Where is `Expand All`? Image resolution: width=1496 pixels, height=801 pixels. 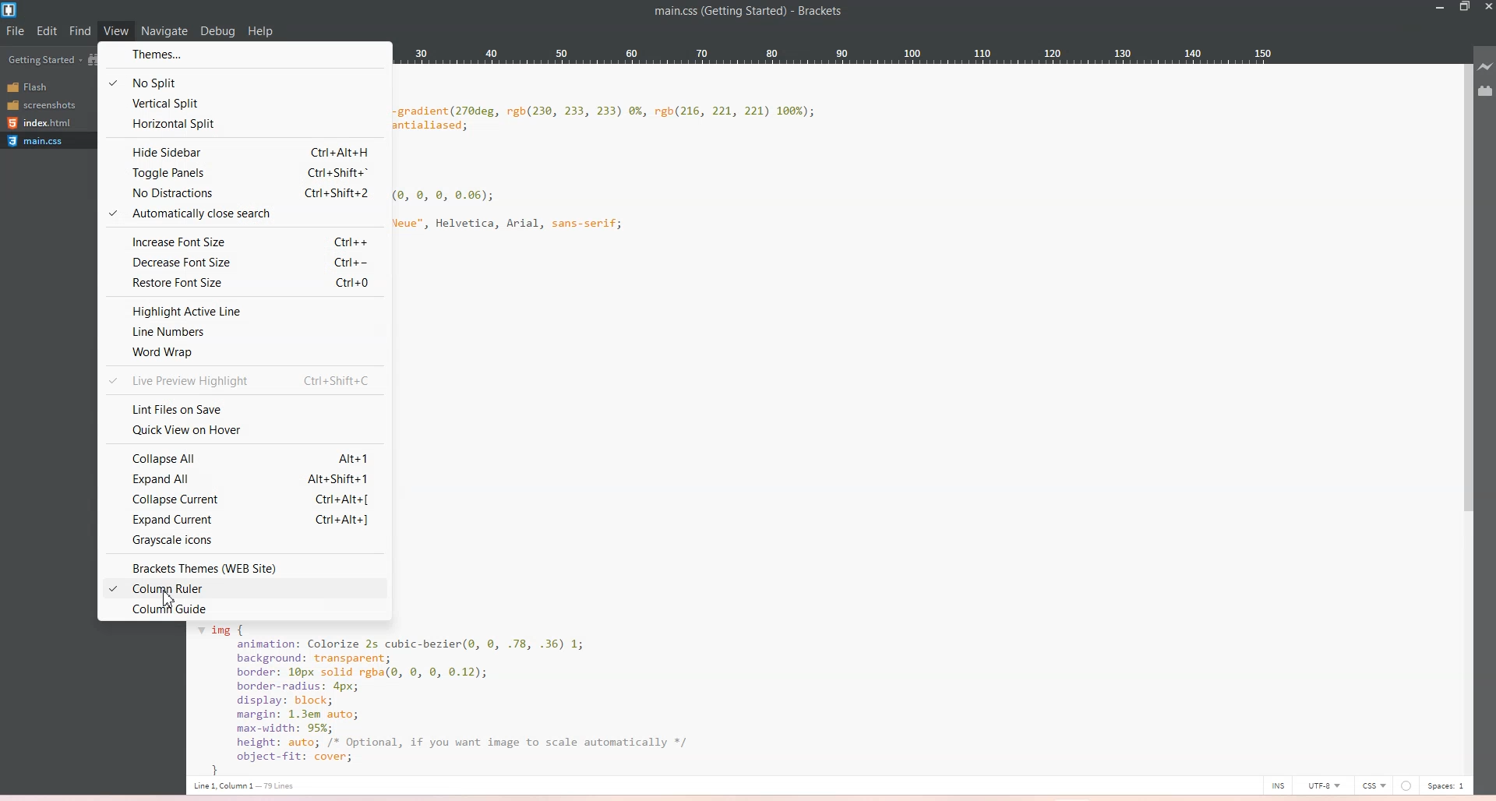 Expand All is located at coordinates (245, 478).